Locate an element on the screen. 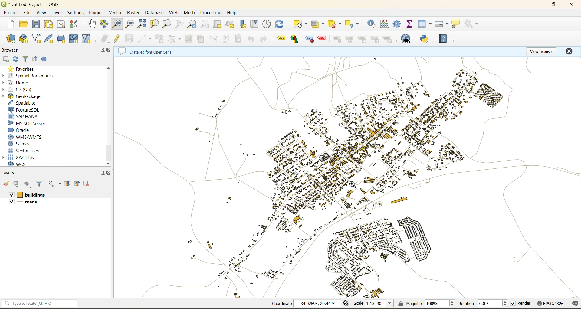 The height and width of the screenshot is (309, 581). digitize is located at coordinates (145, 38).